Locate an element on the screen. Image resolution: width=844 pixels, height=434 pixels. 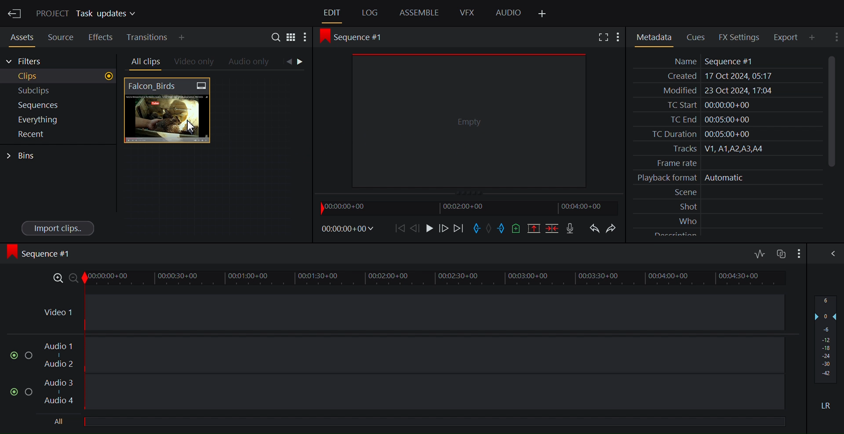
Toggle audio track sync is located at coordinates (780, 254).